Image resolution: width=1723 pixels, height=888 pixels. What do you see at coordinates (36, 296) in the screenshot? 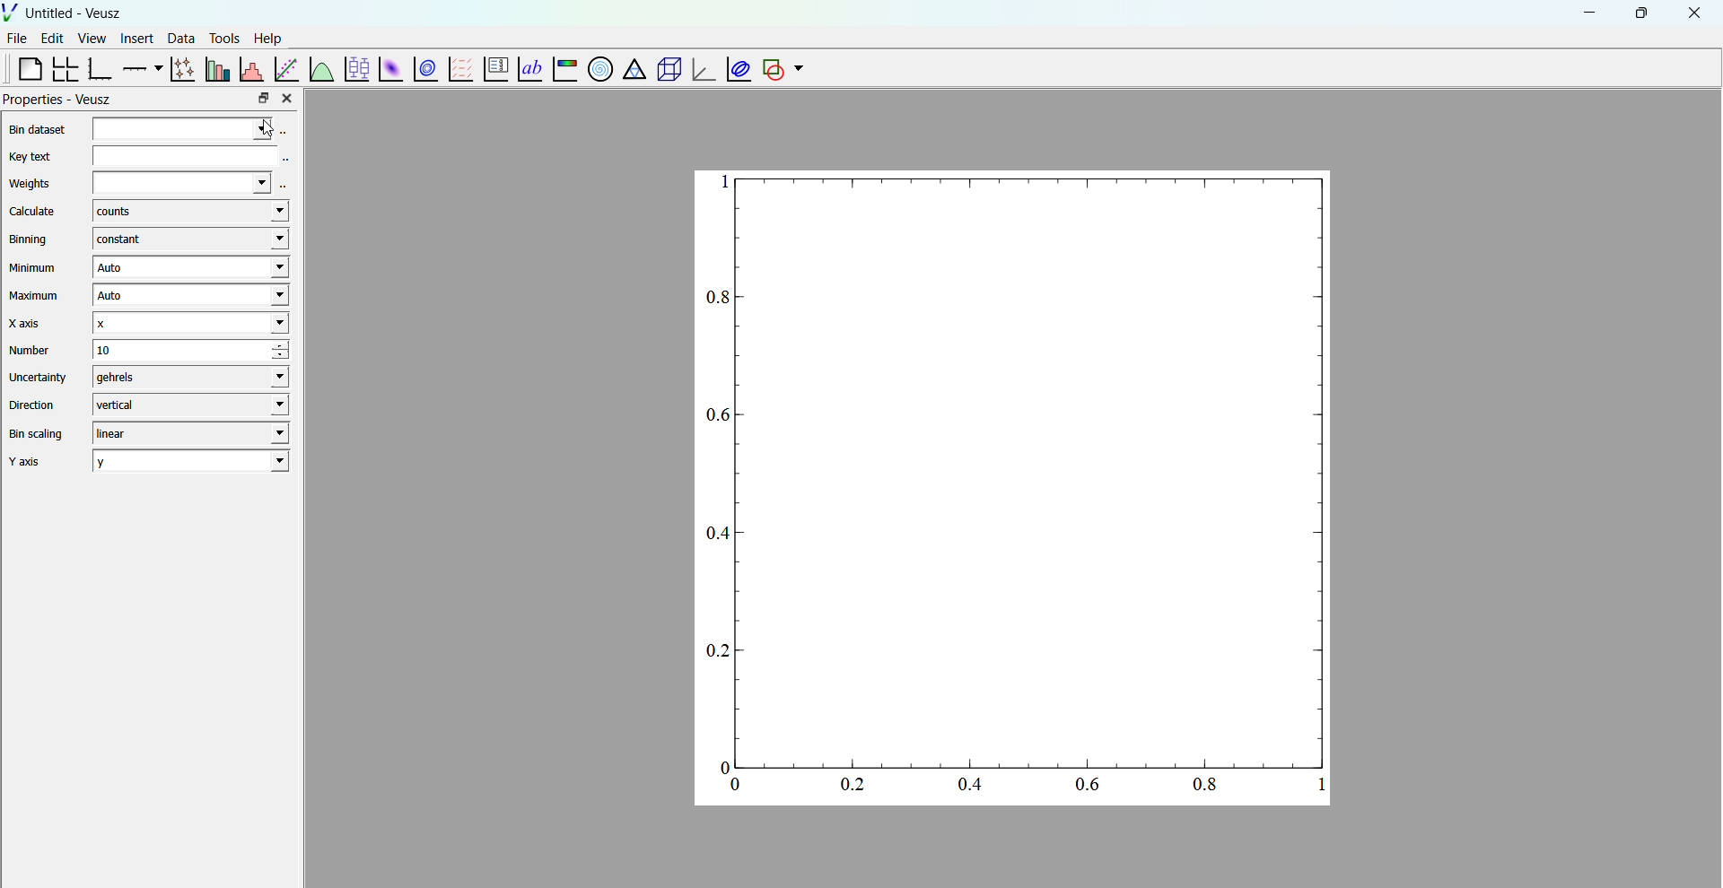
I see `Maximum` at bounding box center [36, 296].